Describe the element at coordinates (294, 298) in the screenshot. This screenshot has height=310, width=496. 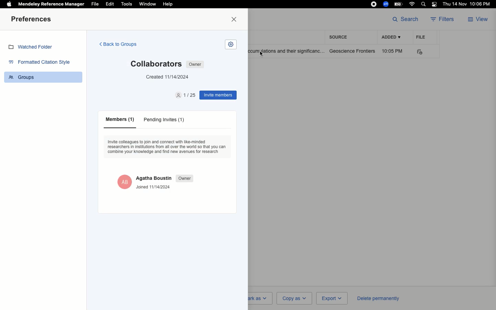
I see `Copy as` at that location.